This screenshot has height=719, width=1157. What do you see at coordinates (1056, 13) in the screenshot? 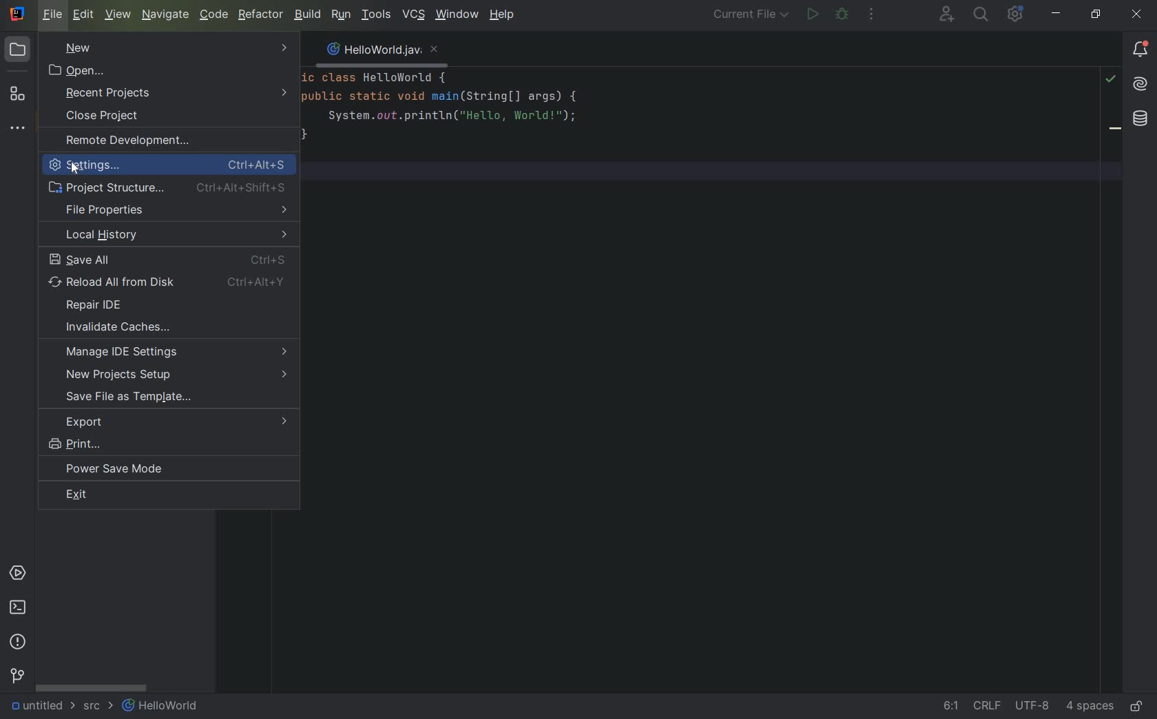
I see `minimize` at bounding box center [1056, 13].